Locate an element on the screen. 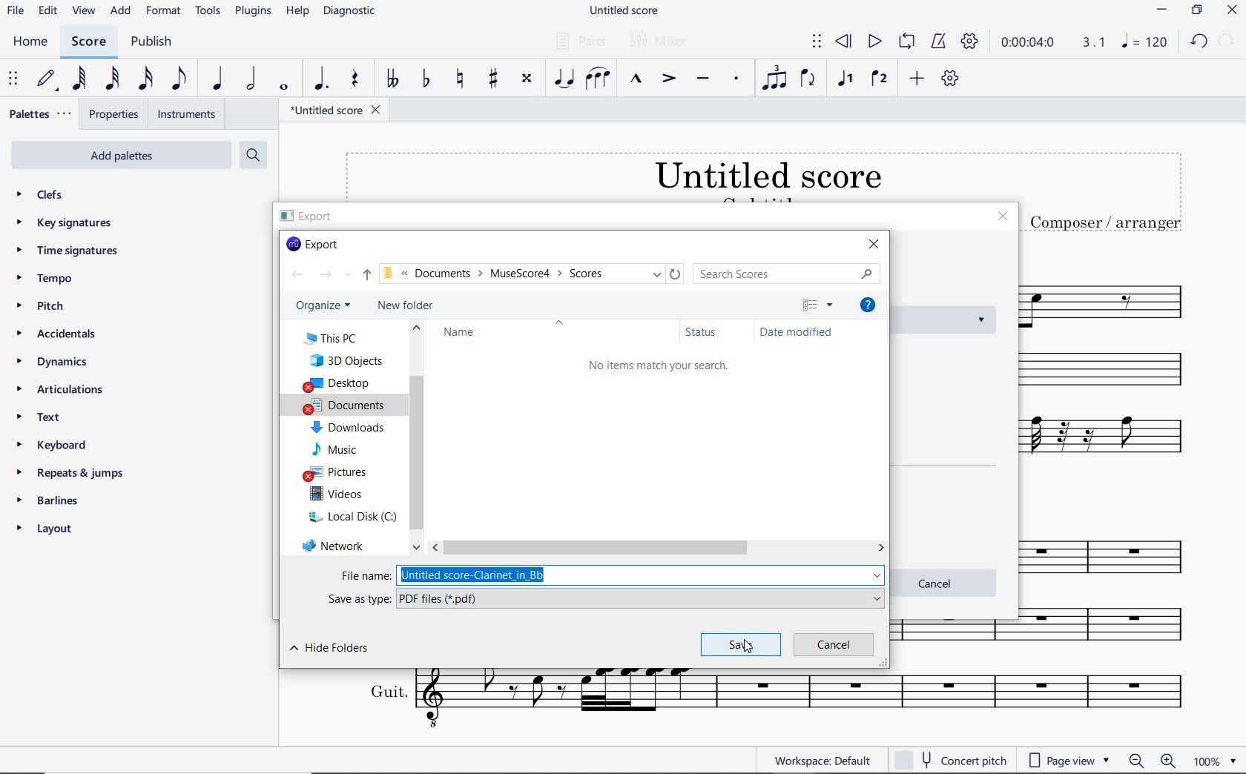 This screenshot has width=1246, height=774. DYNAMICS is located at coordinates (56, 364).